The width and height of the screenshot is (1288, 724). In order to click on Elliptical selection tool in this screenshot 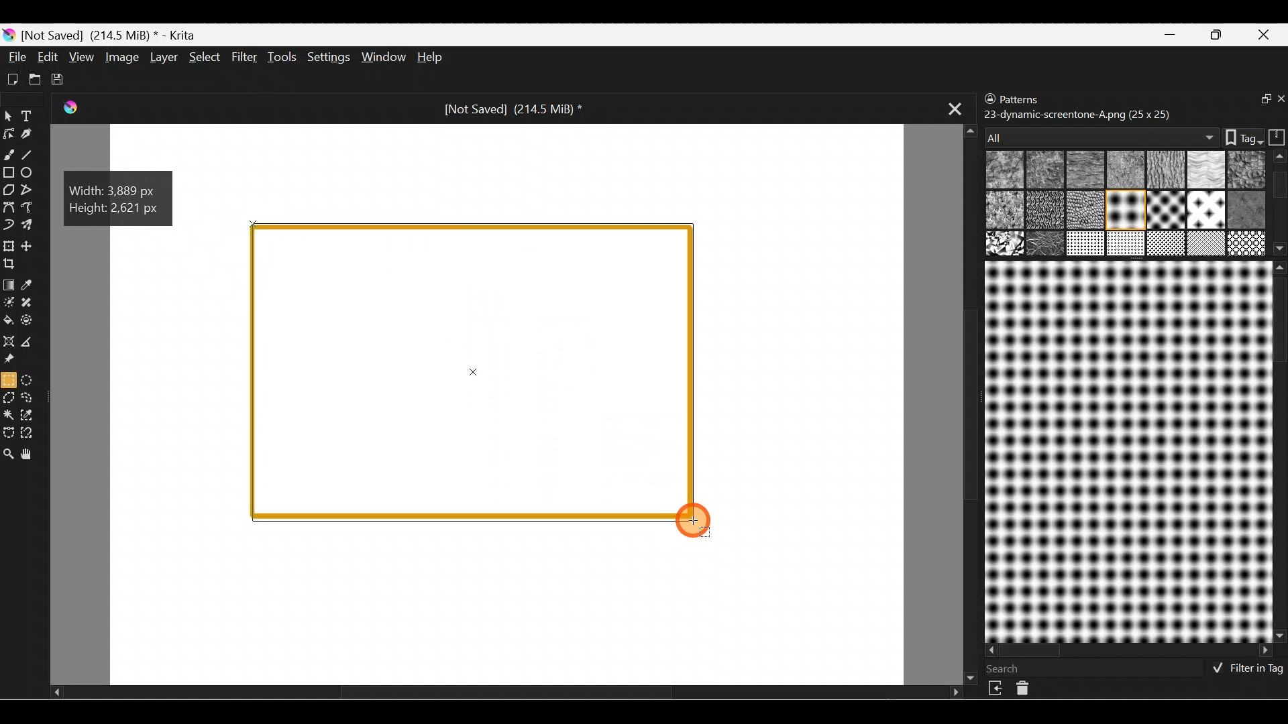, I will do `click(31, 379)`.